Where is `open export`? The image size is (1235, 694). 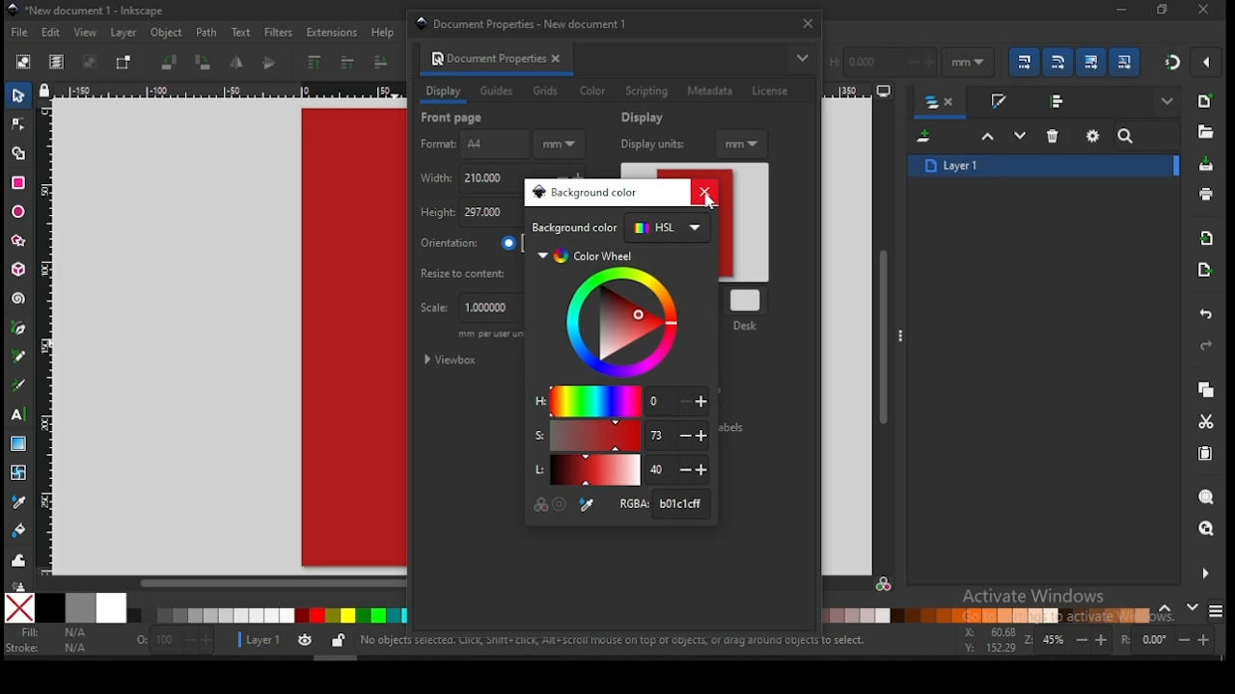
open export is located at coordinates (1204, 269).